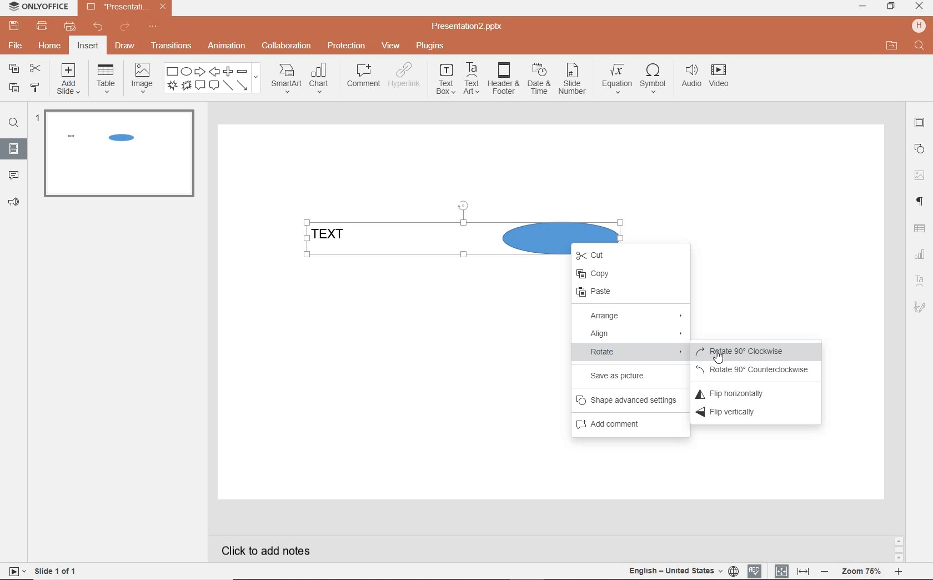 This screenshot has width=933, height=580. Describe the element at coordinates (634, 317) in the screenshot. I see `arrange` at that location.